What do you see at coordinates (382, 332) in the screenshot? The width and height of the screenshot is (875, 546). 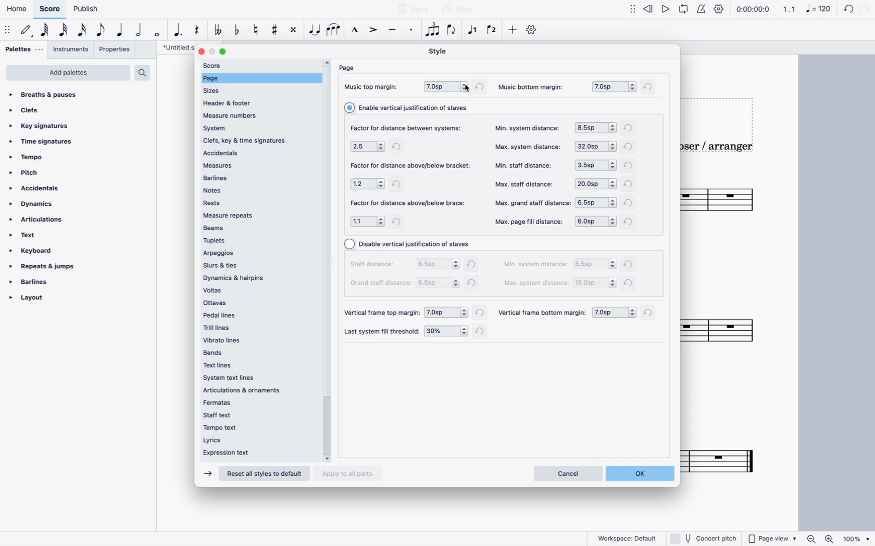 I see `file threshold` at bounding box center [382, 332].